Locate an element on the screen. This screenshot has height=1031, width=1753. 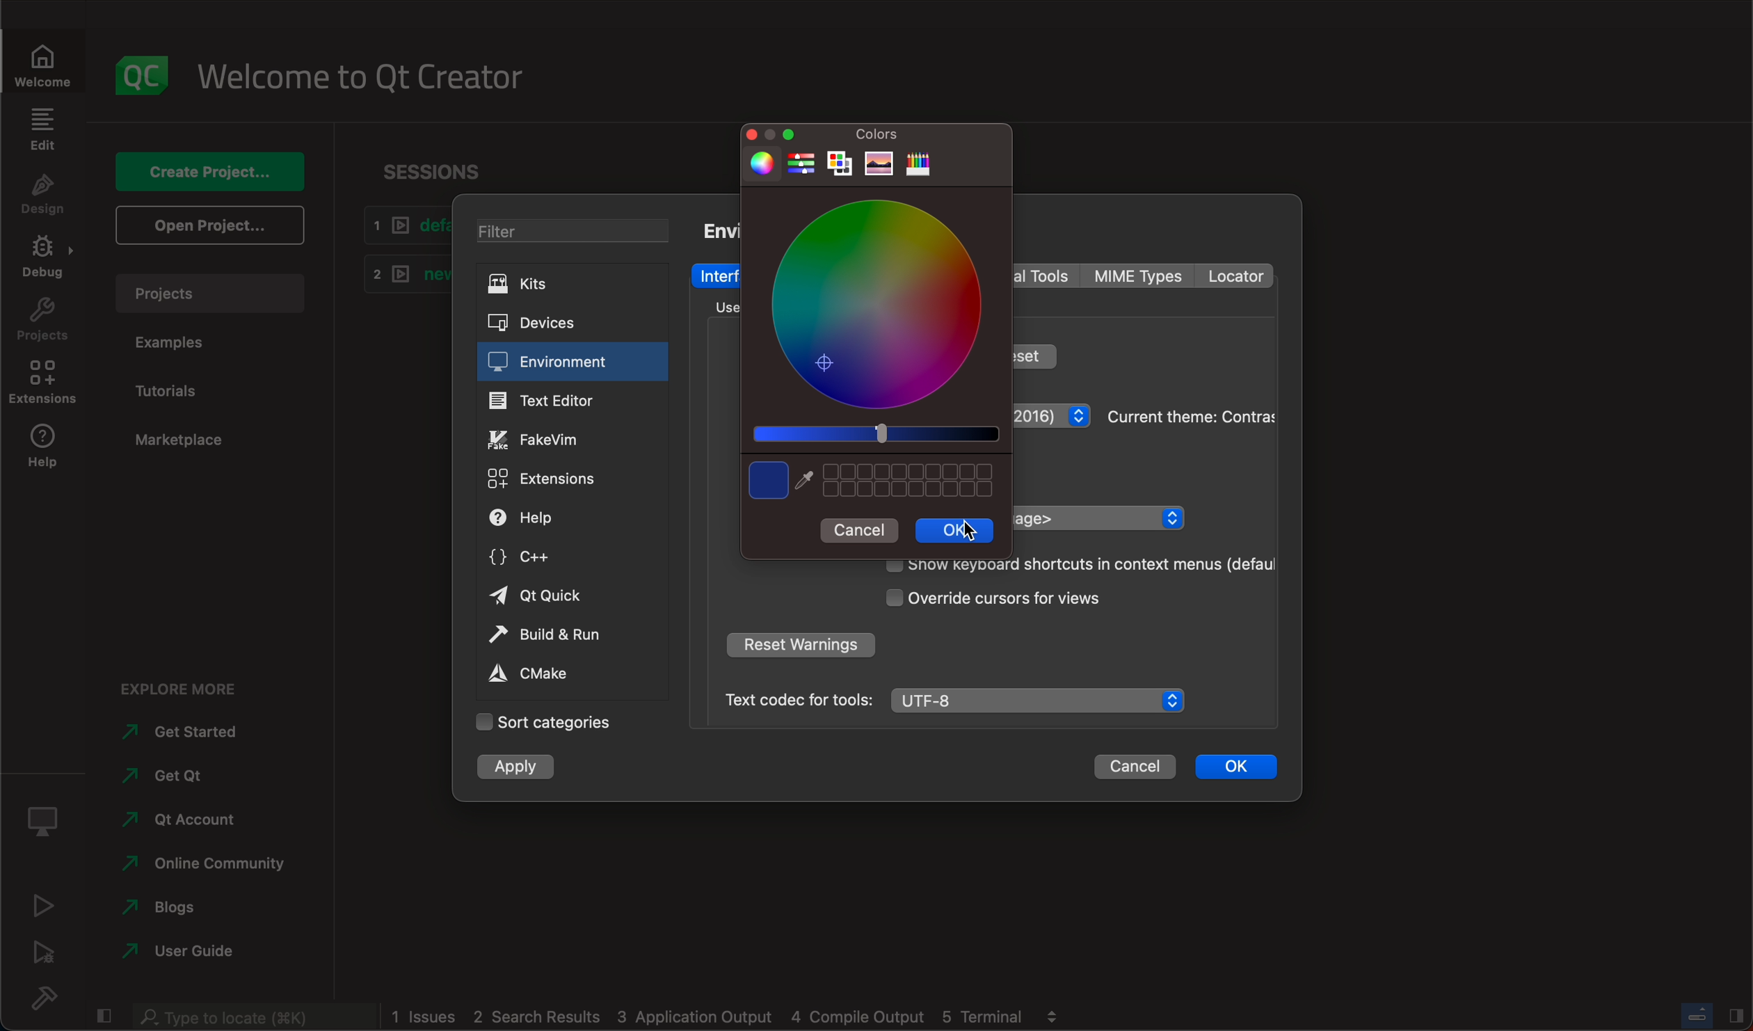
RGB is located at coordinates (801, 165).